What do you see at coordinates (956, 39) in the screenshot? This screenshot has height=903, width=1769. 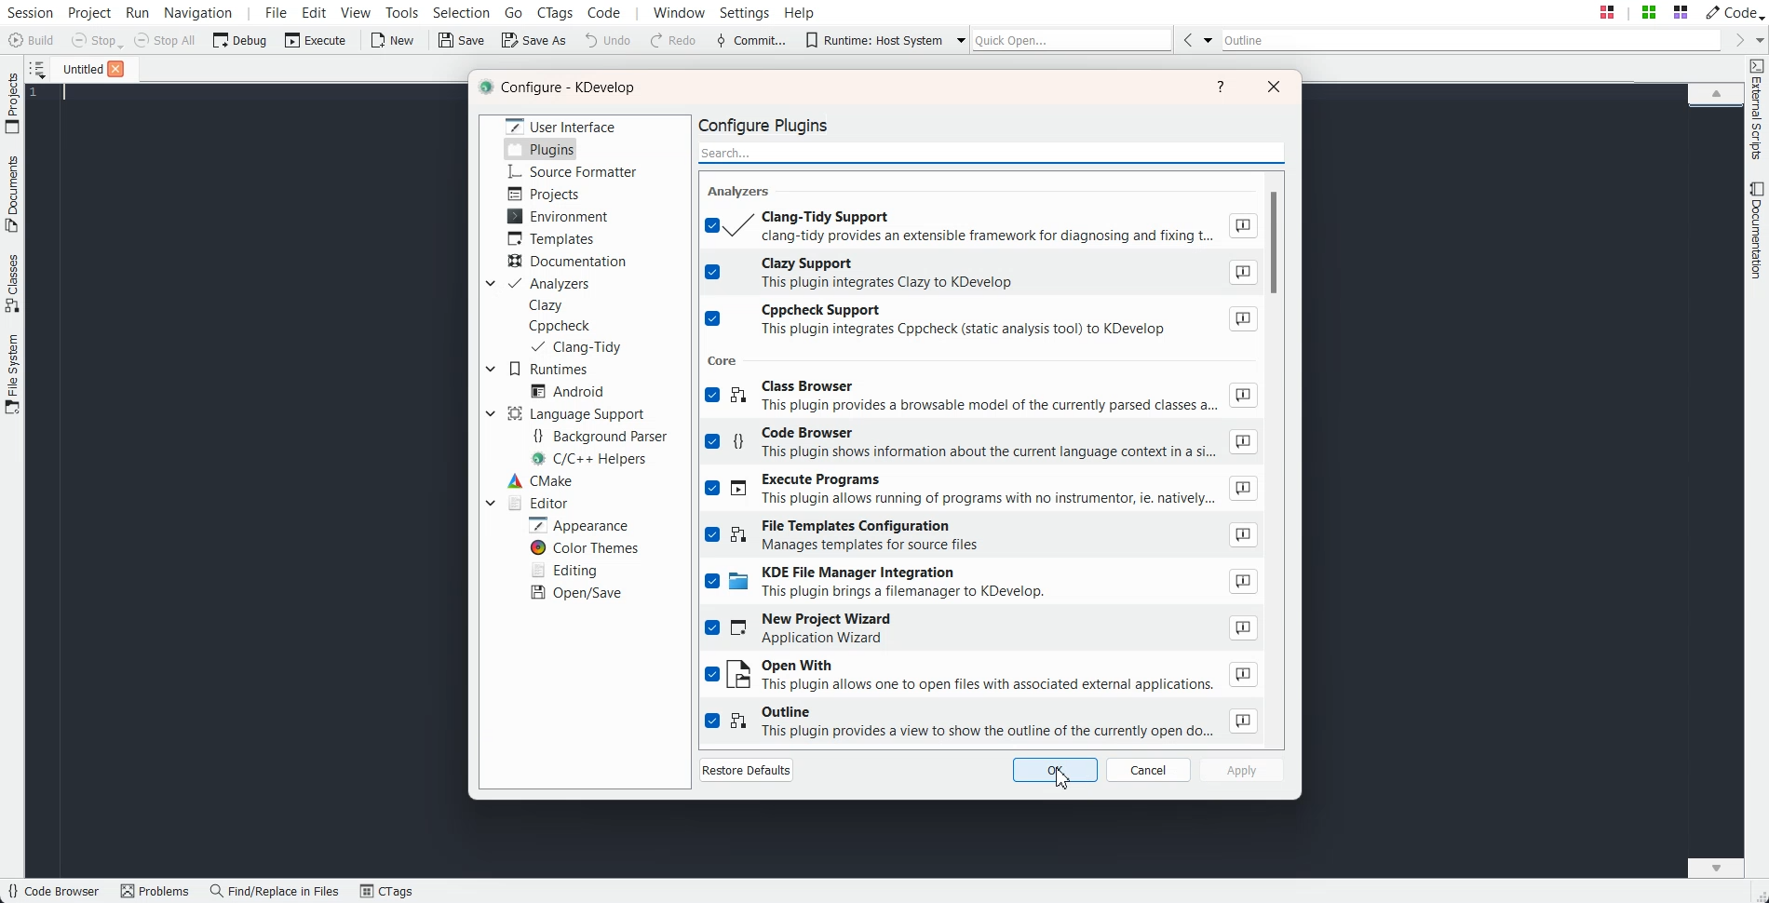 I see `Drop down box` at bounding box center [956, 39].